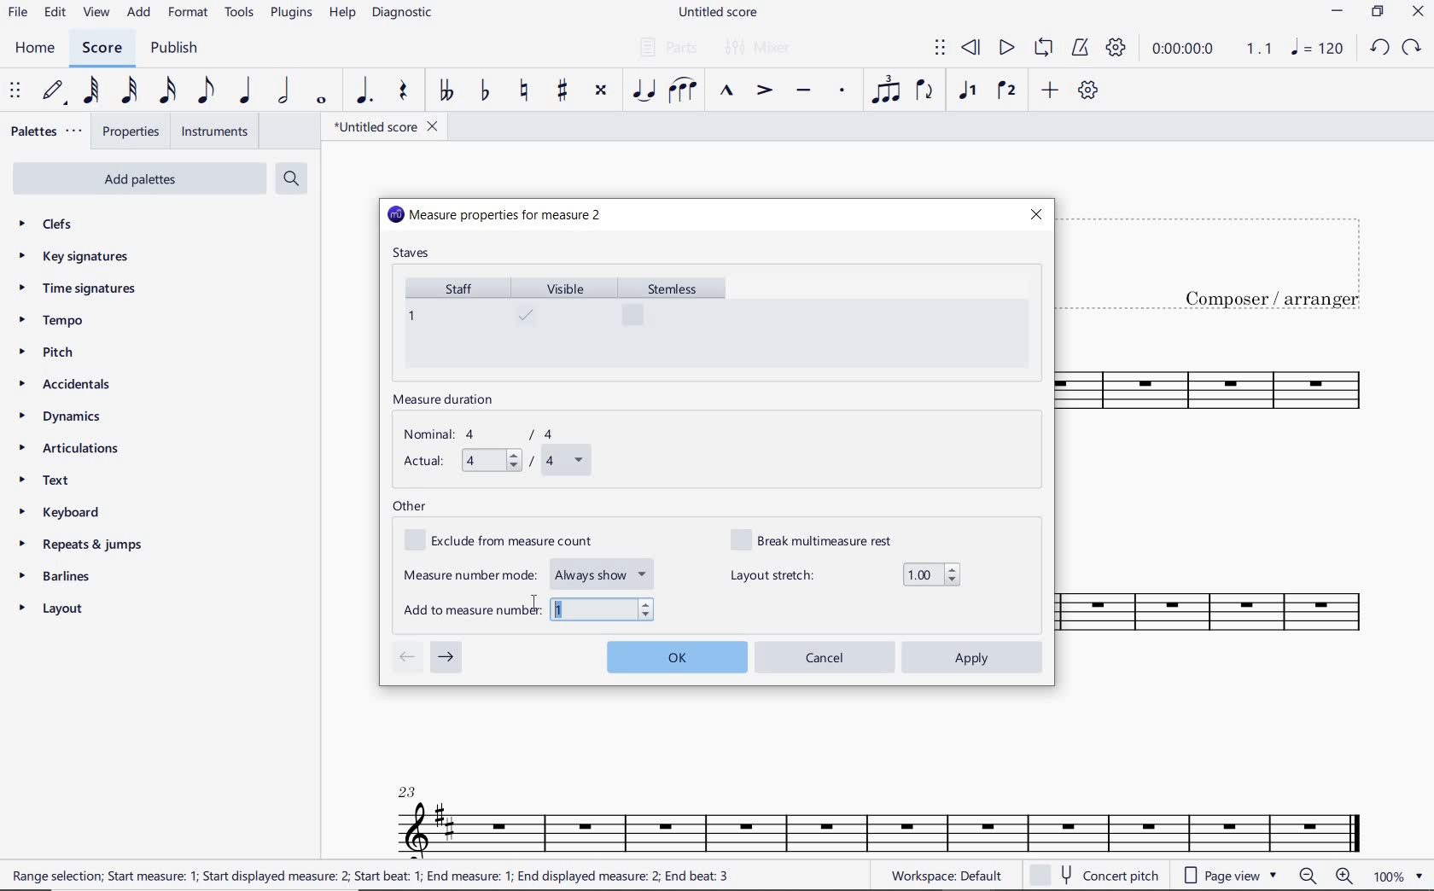  What do you see at coordinates (294, 179) in the screenshot?
I see `SEARCH PALETTES` at bounding box center [294, 179].